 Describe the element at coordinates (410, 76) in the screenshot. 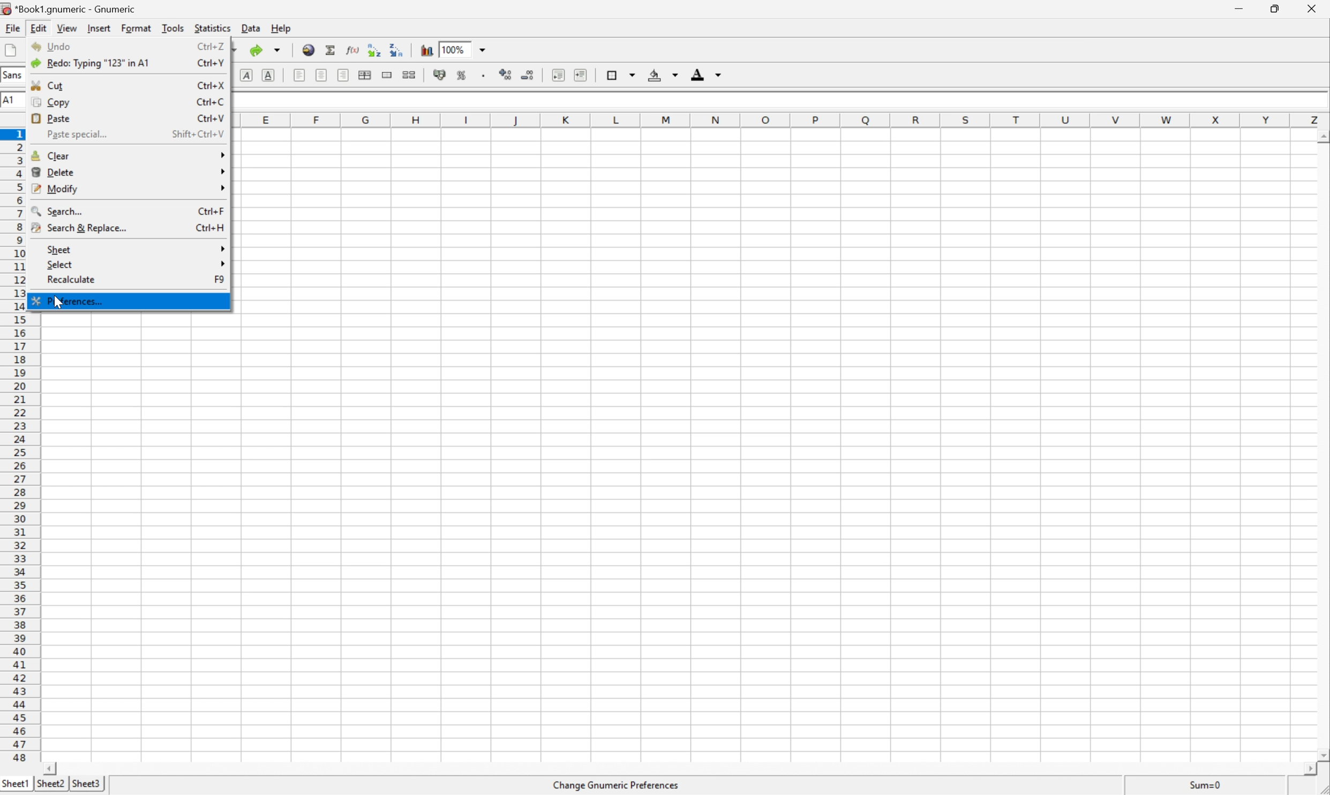

I see `split merged ranges of cells` at that location.